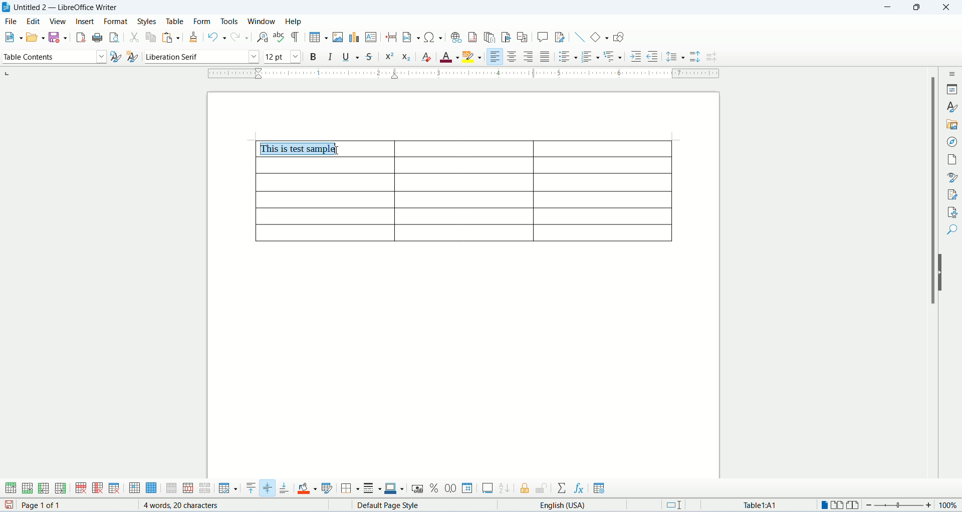  What do you see at coordinates (753, 504) in the screenshot?
I see `table cell address` at bounding box center [753, 504].